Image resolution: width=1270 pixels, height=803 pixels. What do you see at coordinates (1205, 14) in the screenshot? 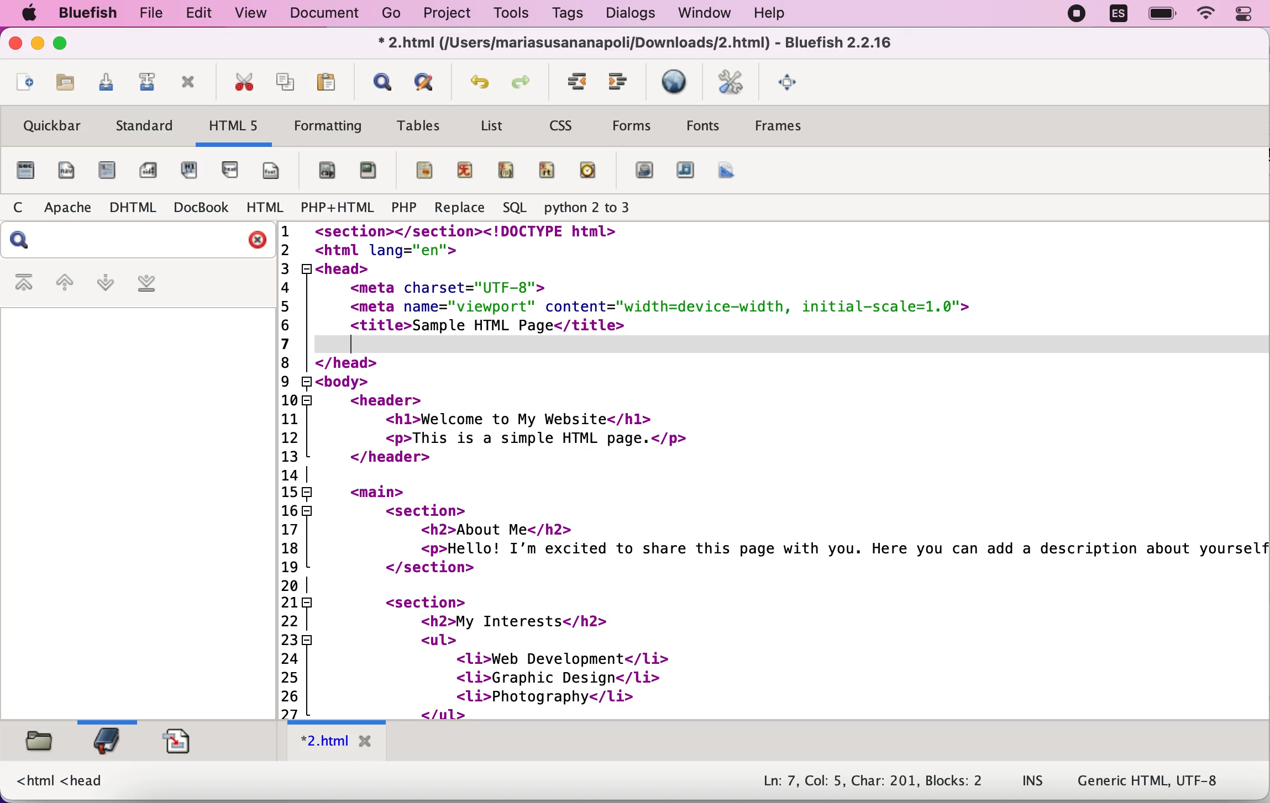
I see `wifi` at bounding box center [1205, 14].